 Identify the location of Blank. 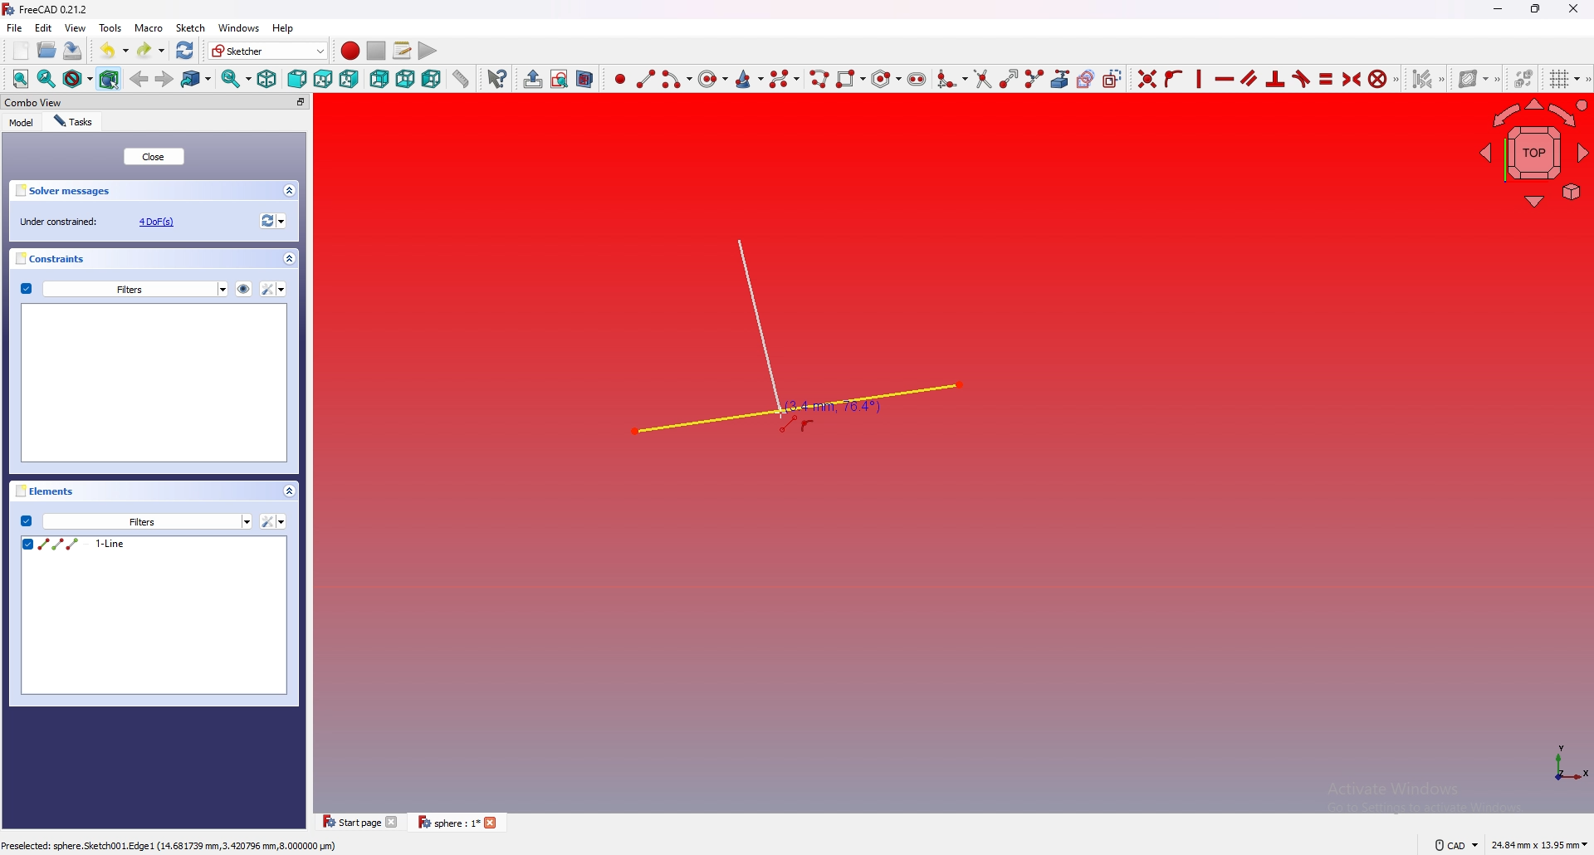
(156, 383).